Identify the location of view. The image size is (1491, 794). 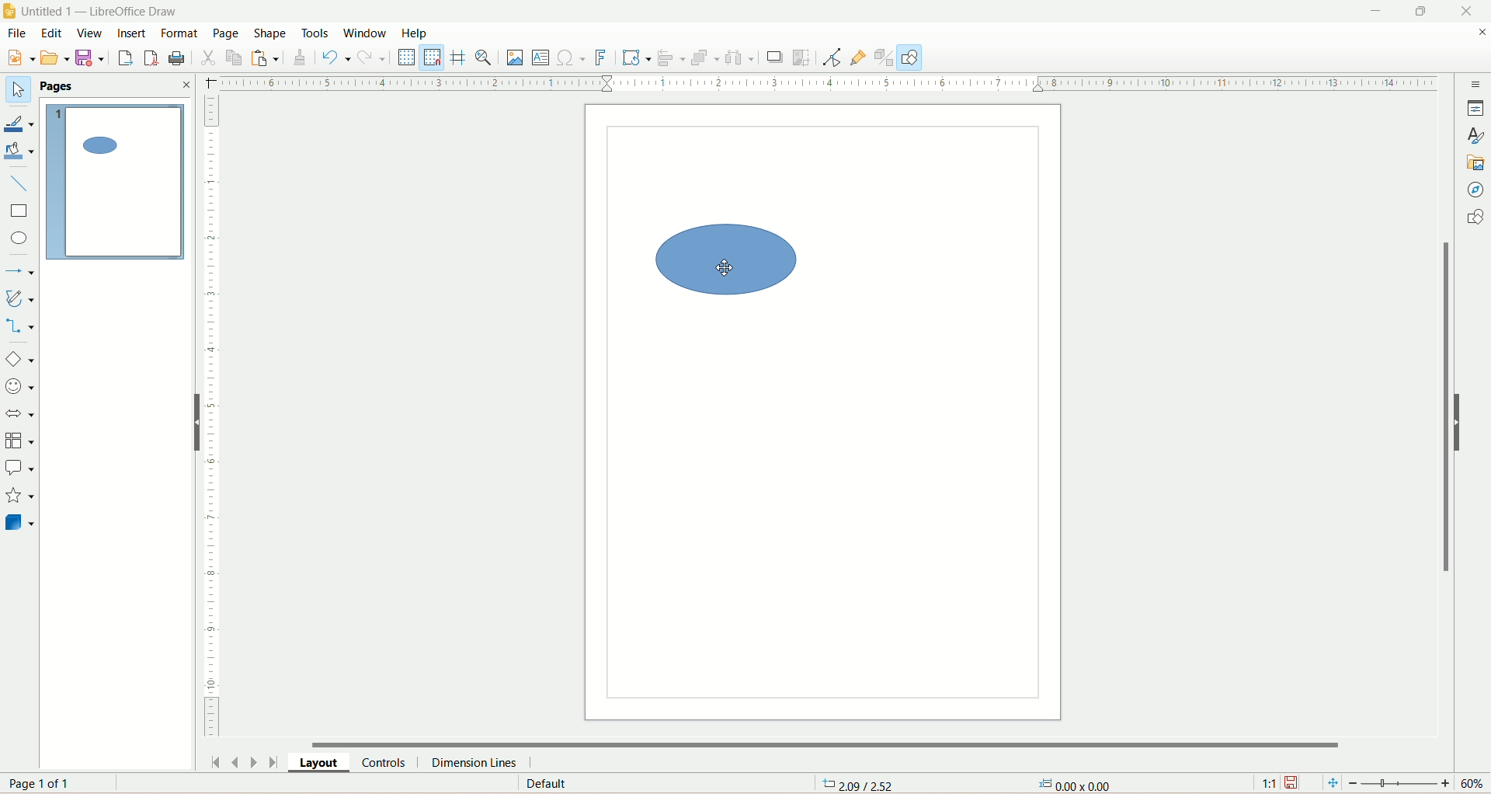
(87, 32).